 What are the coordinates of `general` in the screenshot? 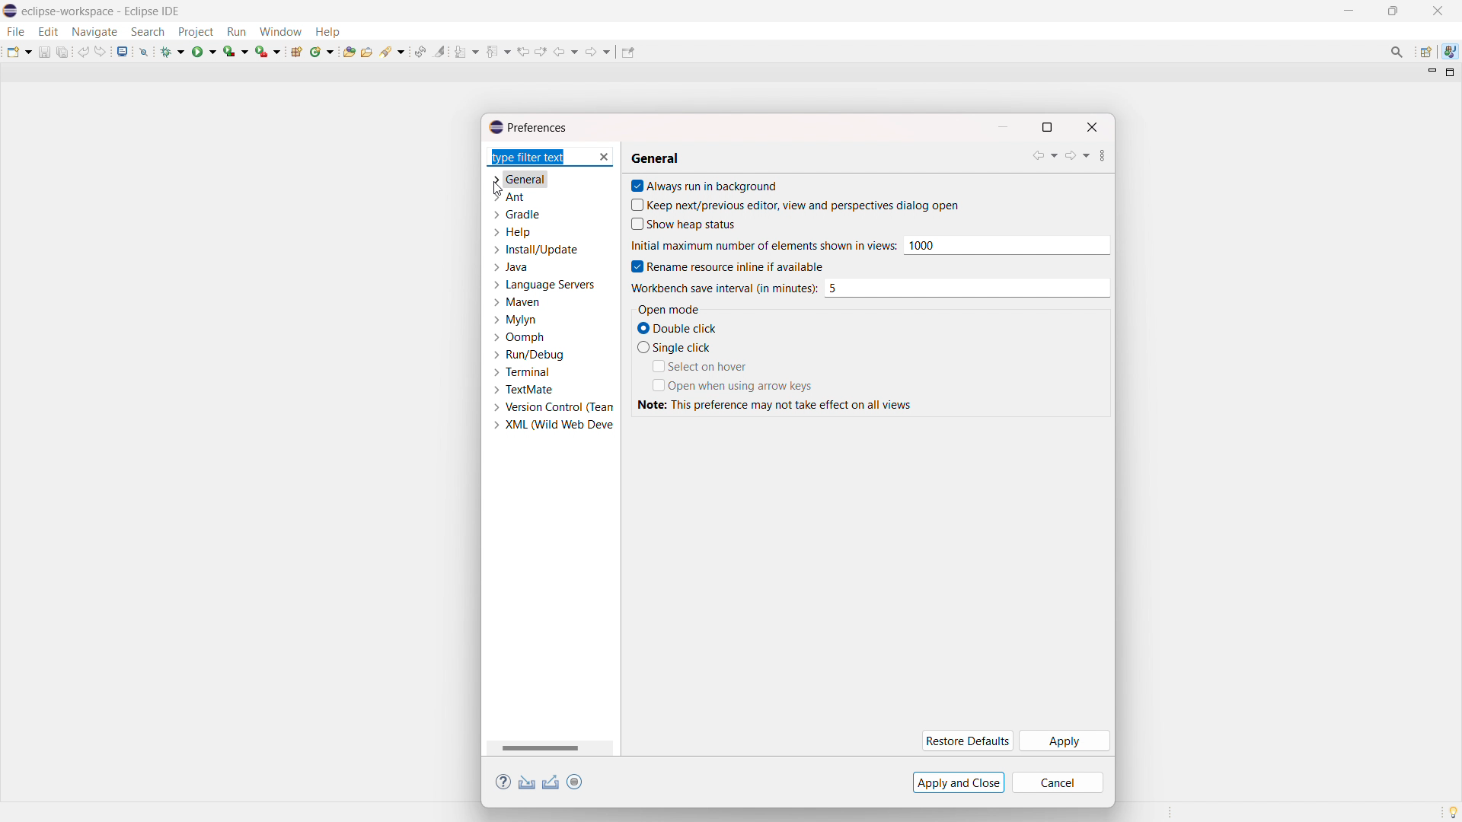 It's located at (655, 160).